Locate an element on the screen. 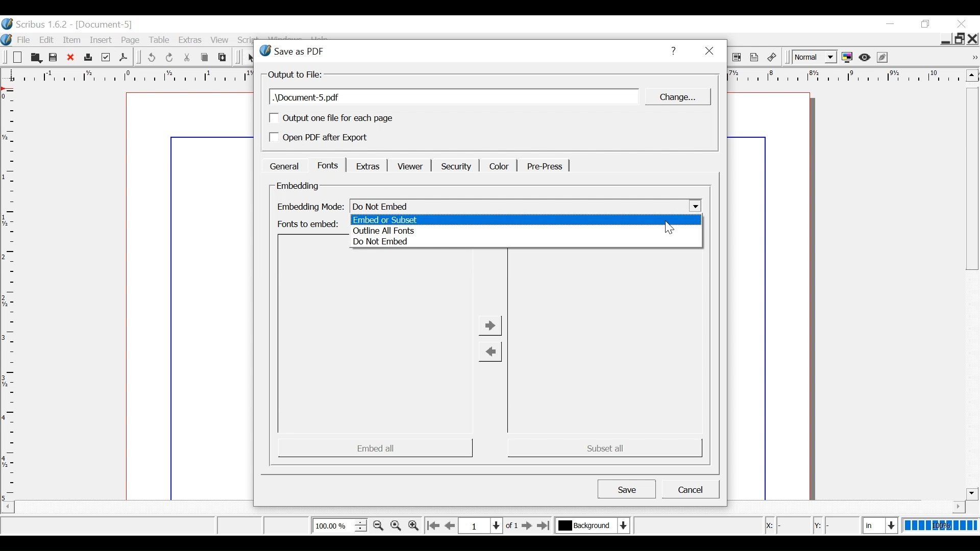 This screenshot has height=551, width=980. X Coordinate is located at coordinates (786, 525).